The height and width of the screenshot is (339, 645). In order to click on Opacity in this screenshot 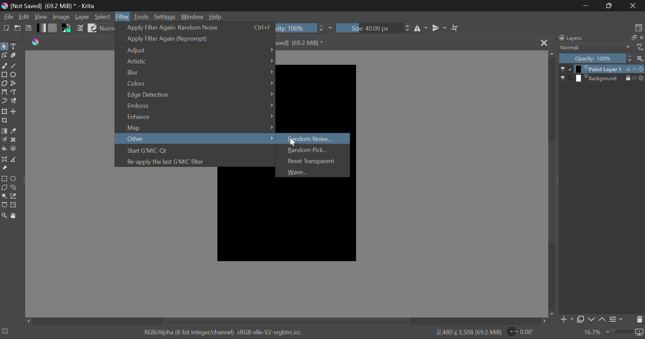, I will do `click(596, 58)`.